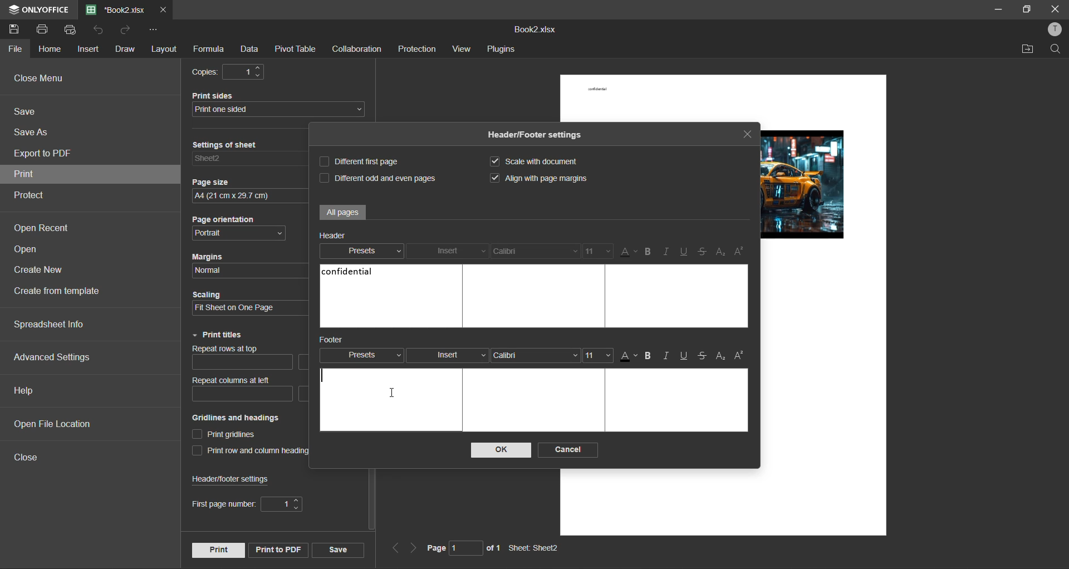 Image resolution: width=1069 pixels, height=569 pixels. Describe the element at coordinates (232, 478) in the screenshot. I see `header/footer settings` at that location.